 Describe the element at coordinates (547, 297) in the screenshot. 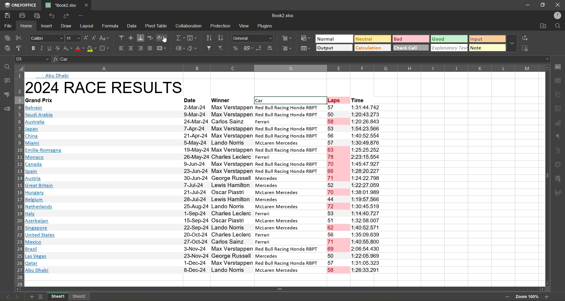

I see `zoom in` at that location.